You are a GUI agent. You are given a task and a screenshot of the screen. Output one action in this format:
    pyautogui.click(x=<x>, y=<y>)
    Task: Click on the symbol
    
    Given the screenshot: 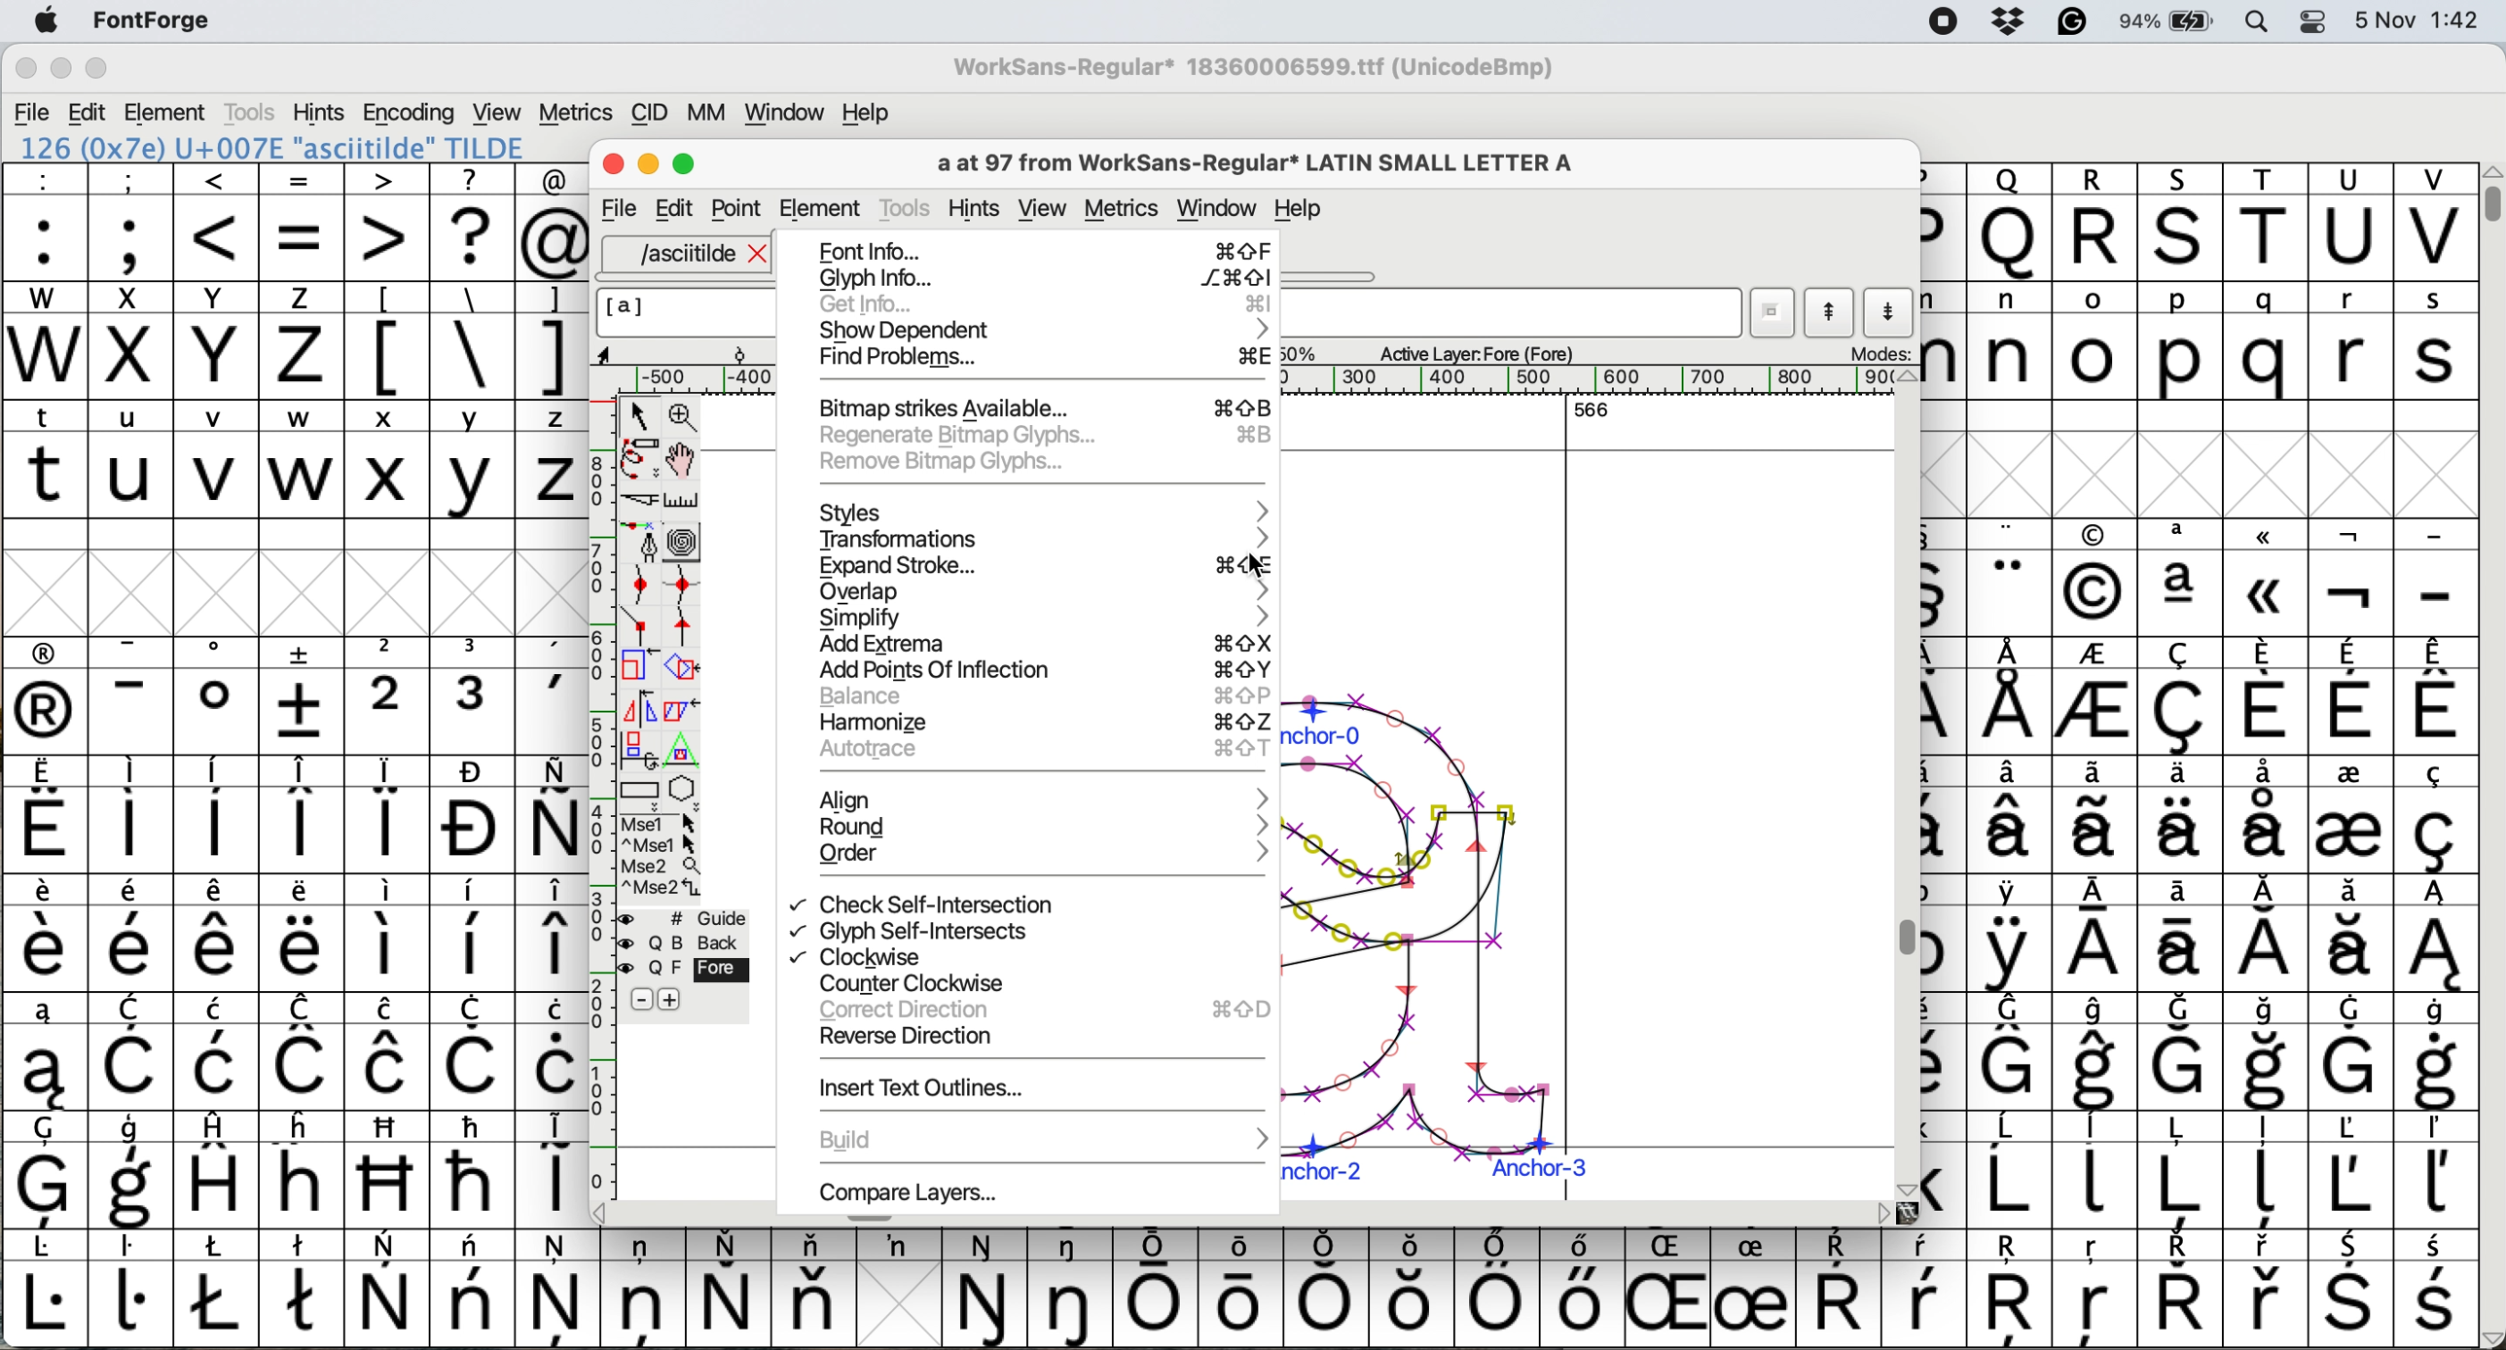 What is the action you would take?
    pyautogui.click(x=45, y=934)
    